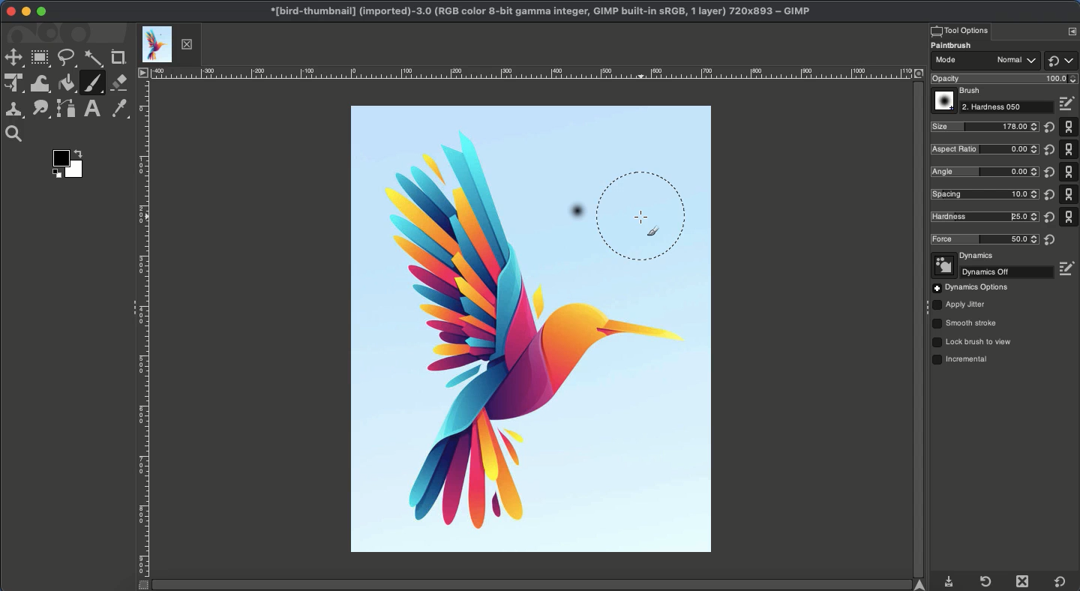 Image resolution: width=1080 pixels, height=591 pixels. I want to click on Move tool, so click(13, 58).